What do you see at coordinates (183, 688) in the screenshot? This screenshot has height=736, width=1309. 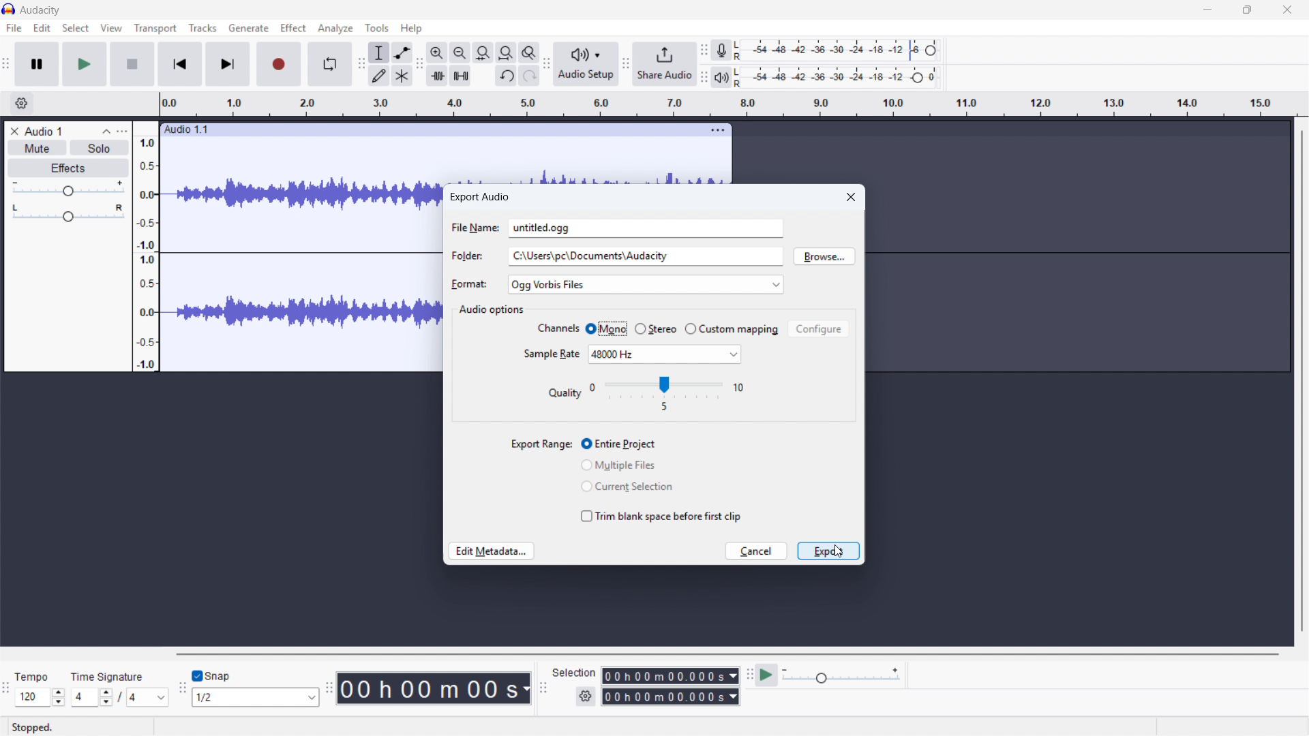 I see `Snapping toolbar ` at bounding box center [183, 688].